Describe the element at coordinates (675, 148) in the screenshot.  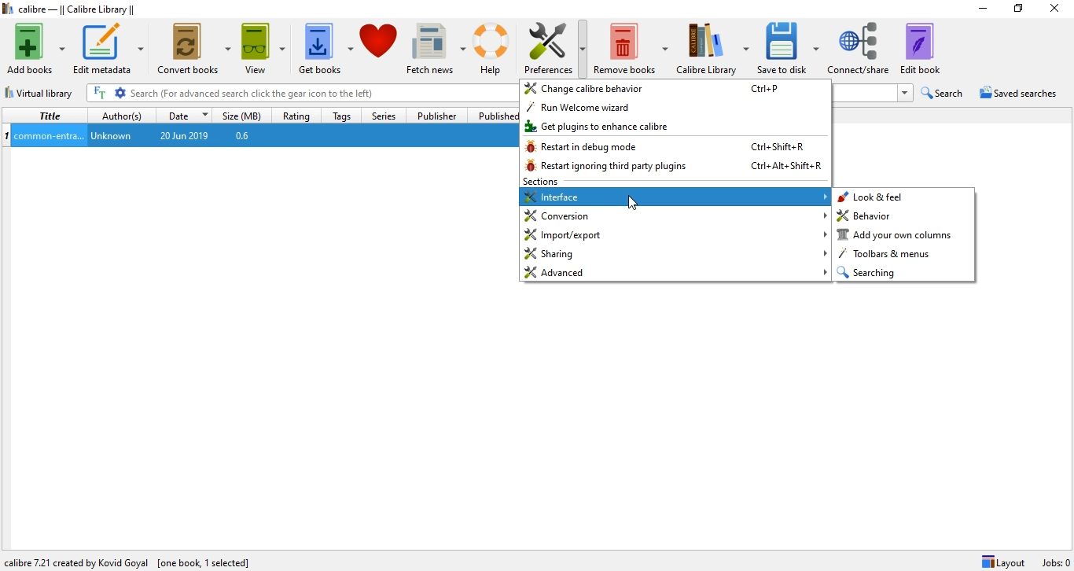
I see `restart in debug mode` at that location.